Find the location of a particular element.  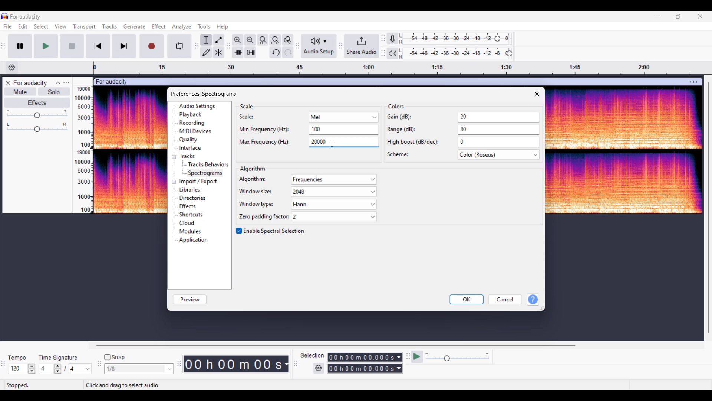

Transport menu is located at coordinates (85, 27).